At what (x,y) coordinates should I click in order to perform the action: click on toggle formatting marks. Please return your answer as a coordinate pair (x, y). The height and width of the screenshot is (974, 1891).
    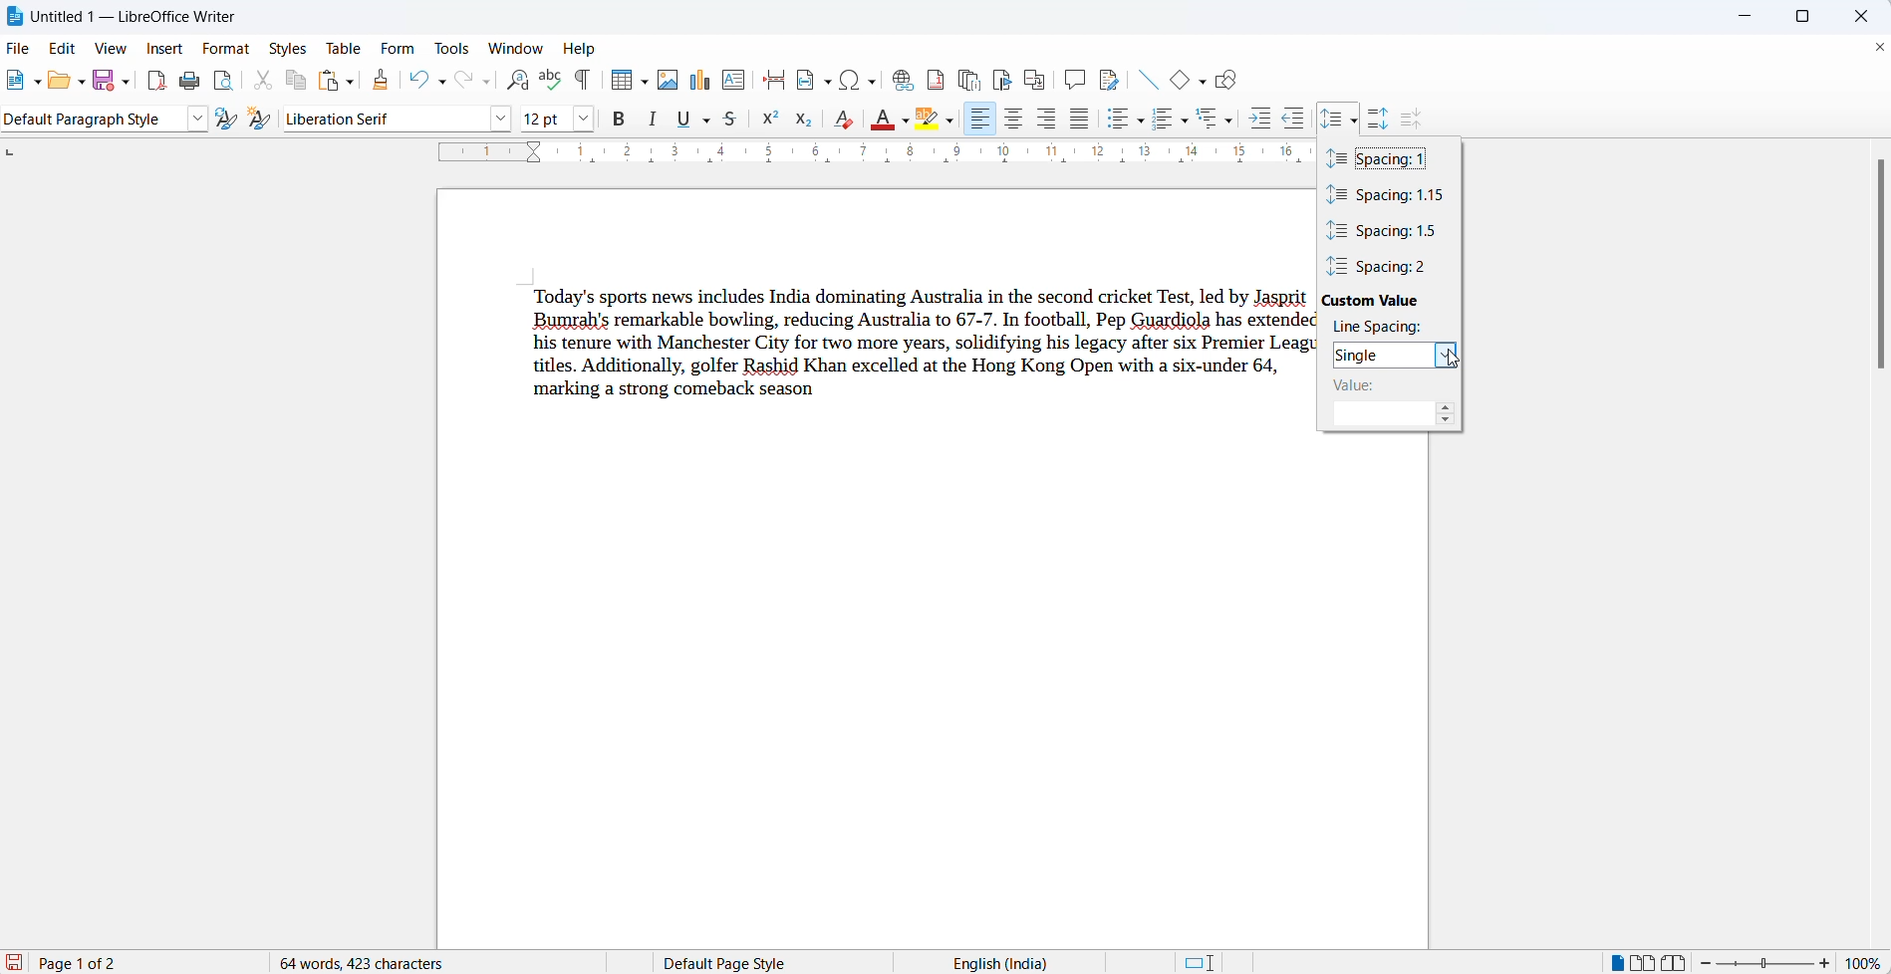
    Looking at the image, I should click on (583, 81).